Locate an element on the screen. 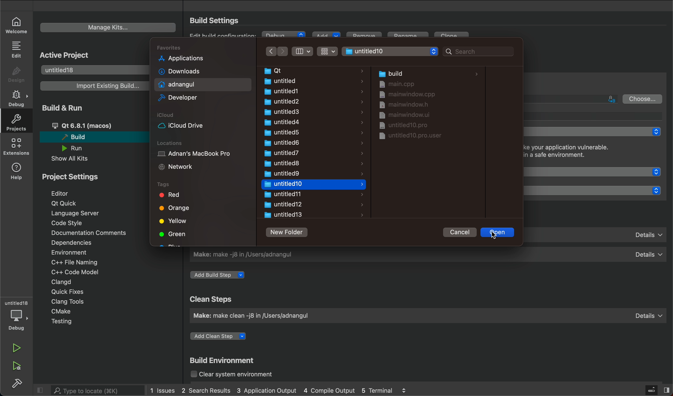  debug is located at coordinates (17, 320).